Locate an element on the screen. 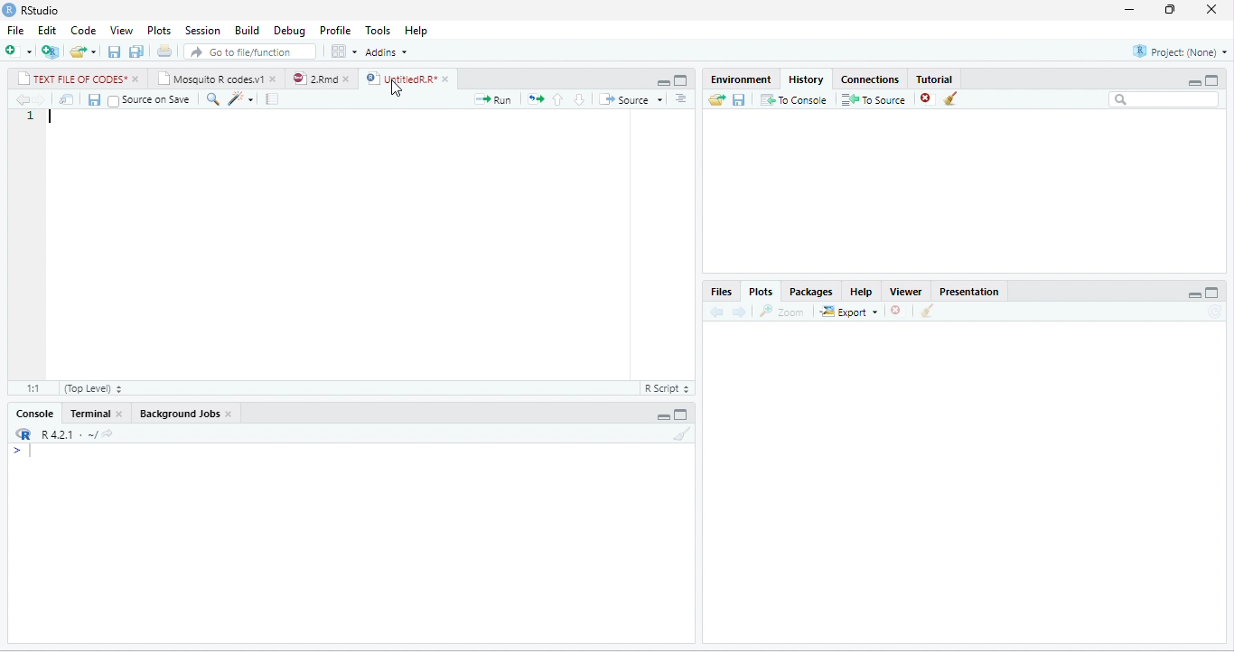 The width and height of the screenshot is (1234, 652). logo is located at coordinates (10, 9).